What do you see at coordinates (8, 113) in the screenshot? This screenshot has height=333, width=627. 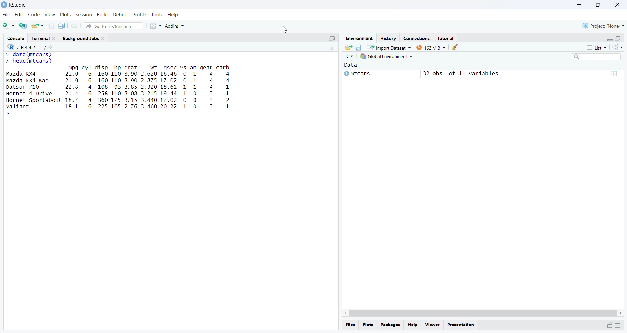 I see `>` at bounding box center [8, 113].